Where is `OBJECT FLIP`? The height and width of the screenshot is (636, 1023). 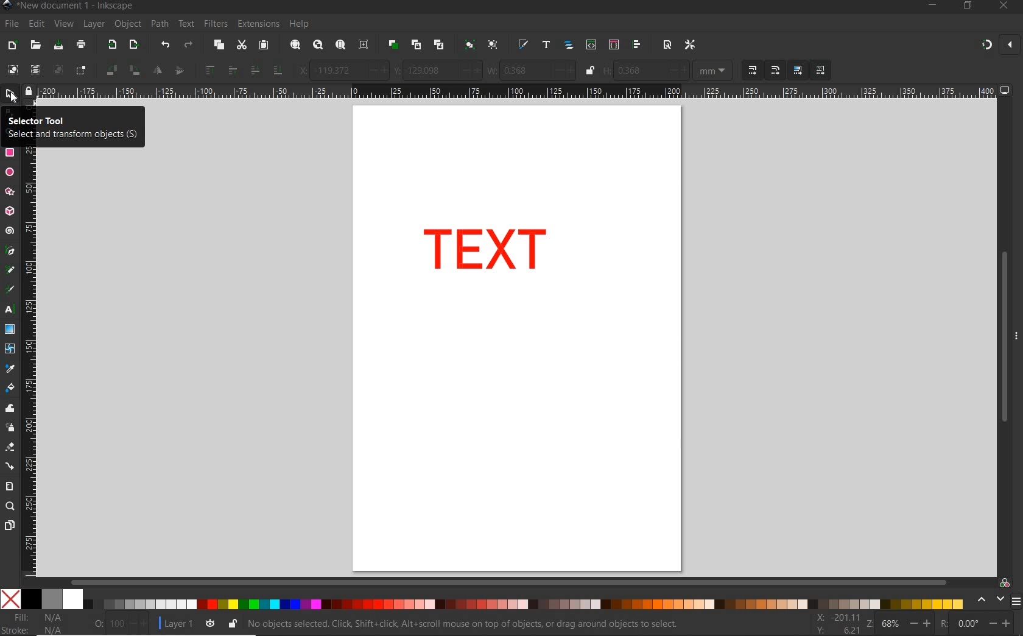
OBJECT FLIP is located at coordinates (169, 69).